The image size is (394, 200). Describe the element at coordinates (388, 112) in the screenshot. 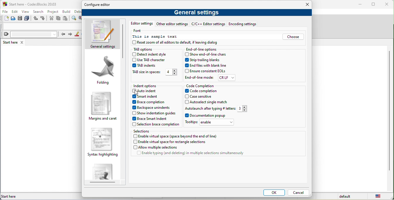

I see `vertical scroll bar` at that location.